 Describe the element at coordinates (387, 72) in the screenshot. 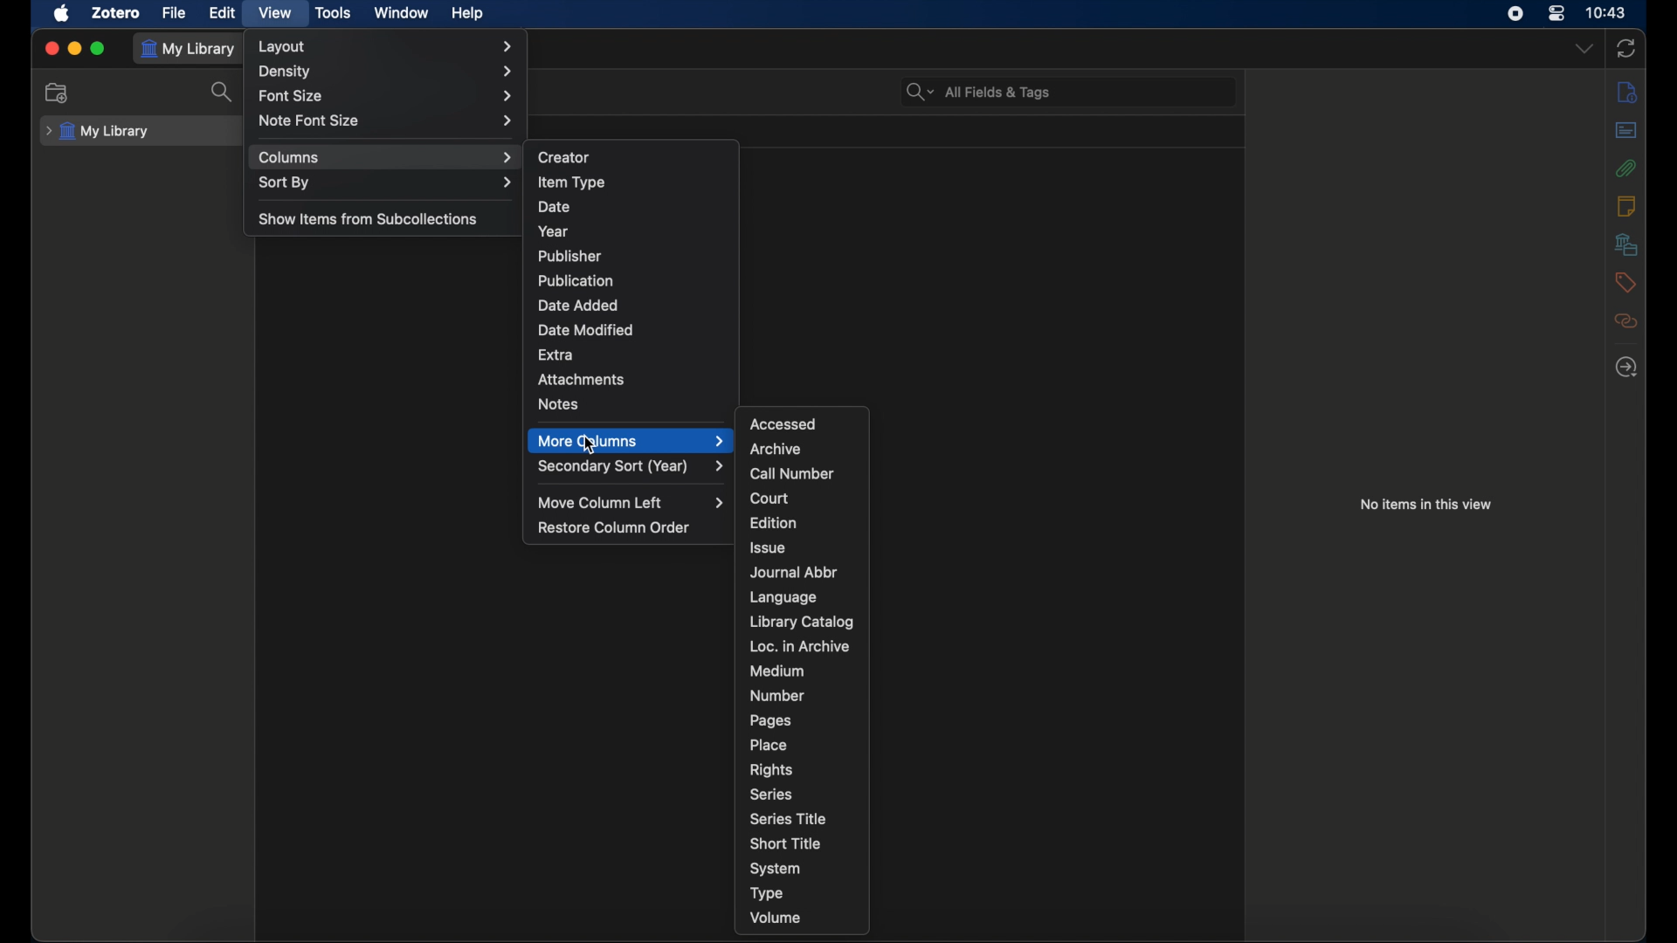

I see `density` at that location.